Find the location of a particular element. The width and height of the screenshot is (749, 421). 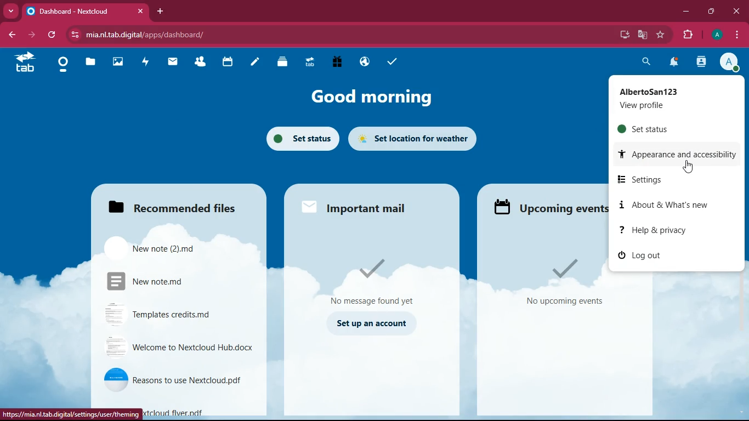

calendar is located at coordinates (229, 61).